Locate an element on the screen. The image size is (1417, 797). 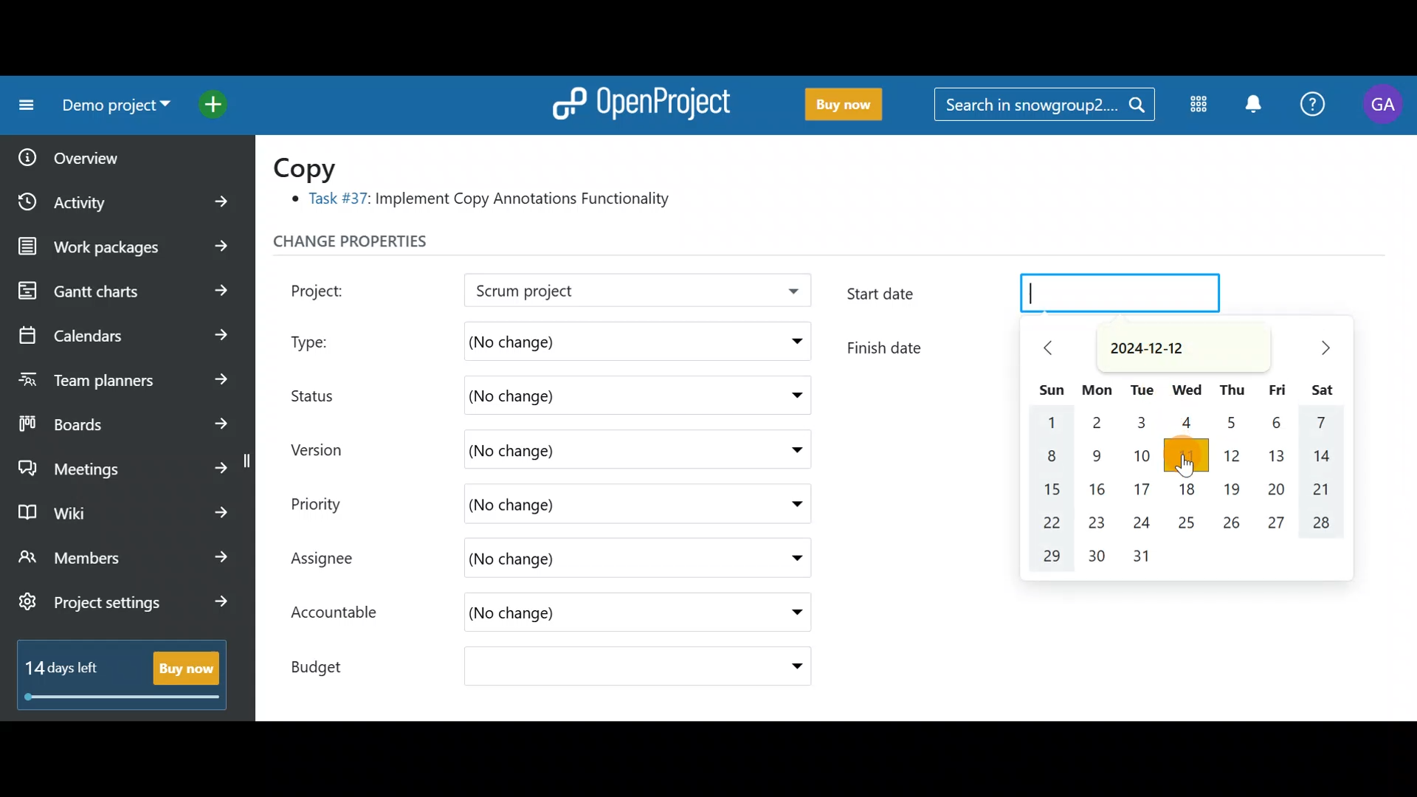
Cursor on 11 is located at coordinates (1188, 458).